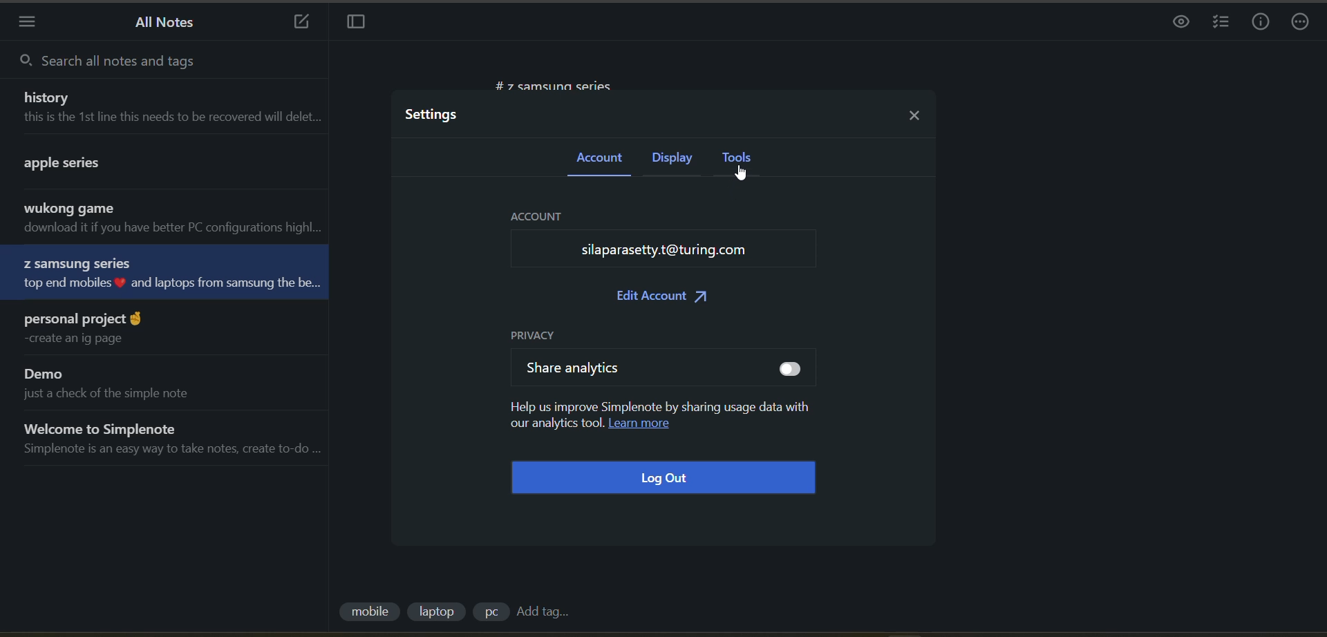 This screenshot has height=637, width=1327. What do you see at coordinates (596, 158) in the screenshot?
I see `account` at bounding box center [596, 158].